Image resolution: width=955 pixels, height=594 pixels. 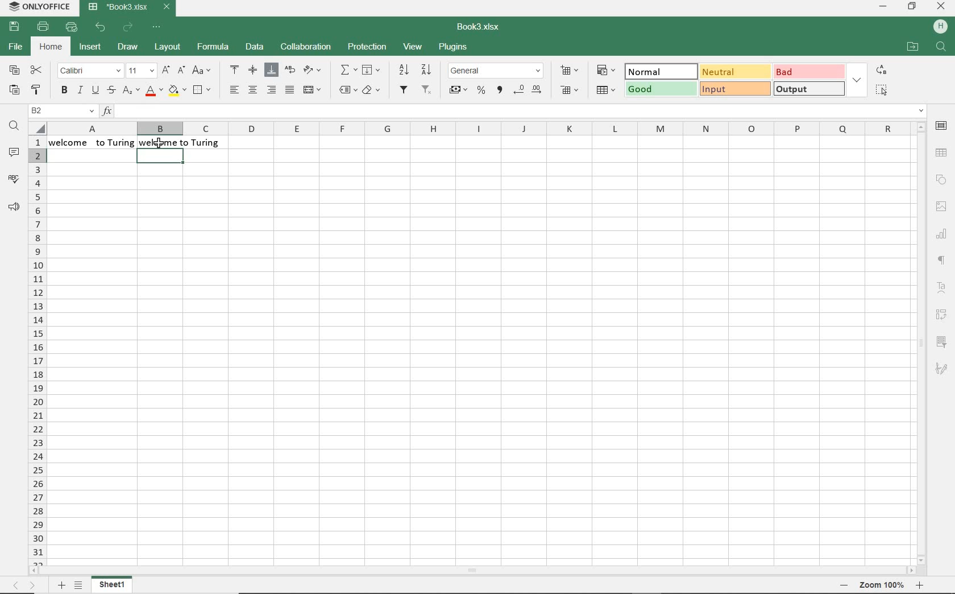 I want to click on cell settings, so click(x=942, y=126).